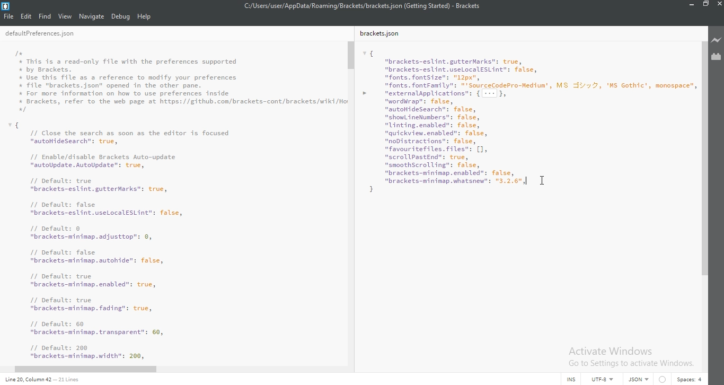  I want to click on scroll bar, so click(703, 160).